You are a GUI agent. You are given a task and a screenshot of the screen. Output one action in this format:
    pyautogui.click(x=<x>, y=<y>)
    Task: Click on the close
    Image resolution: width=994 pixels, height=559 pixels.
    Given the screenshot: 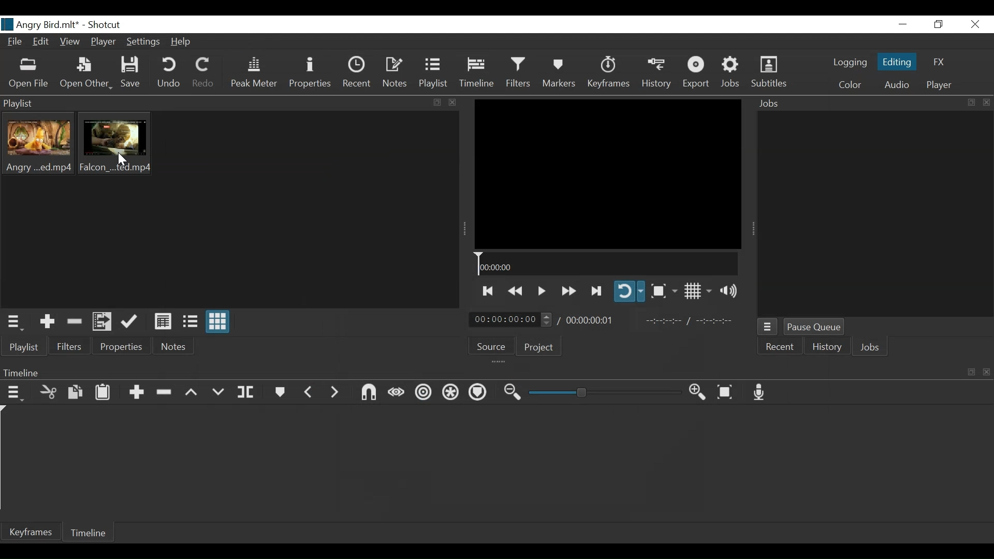 What is the action you would take?
    pyautogui.click(x=985, y=373)
    